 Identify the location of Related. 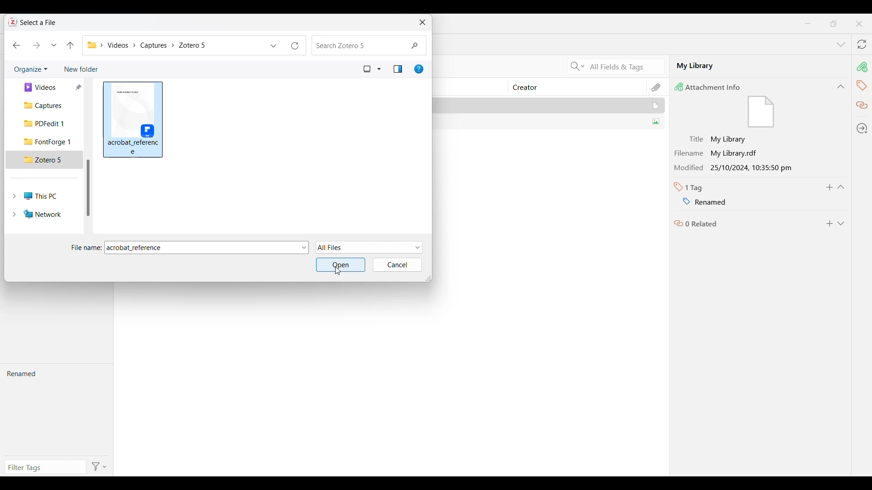
(695, 224).